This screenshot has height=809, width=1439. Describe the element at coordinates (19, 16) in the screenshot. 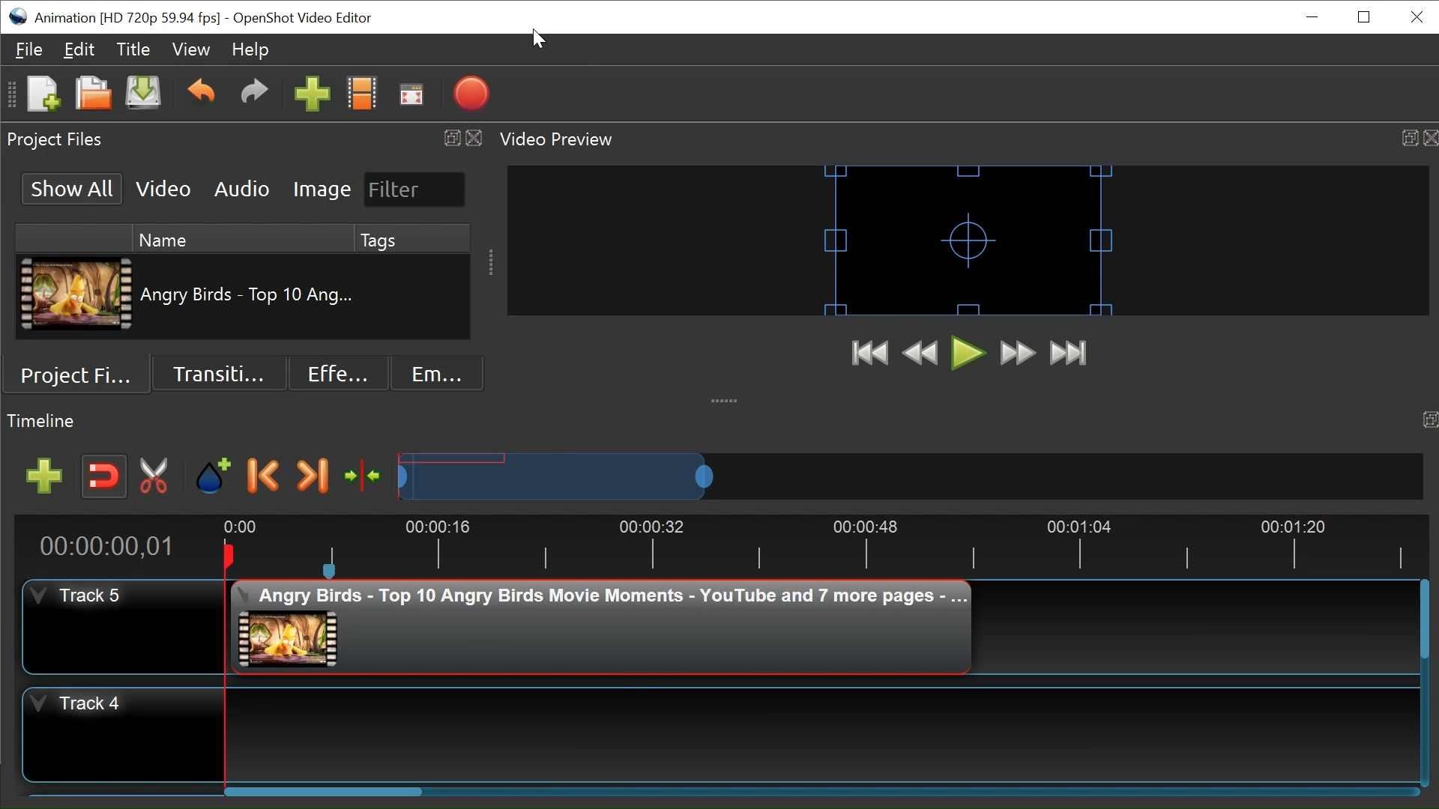

I see `OpenShot Desktop Icon` at that location.